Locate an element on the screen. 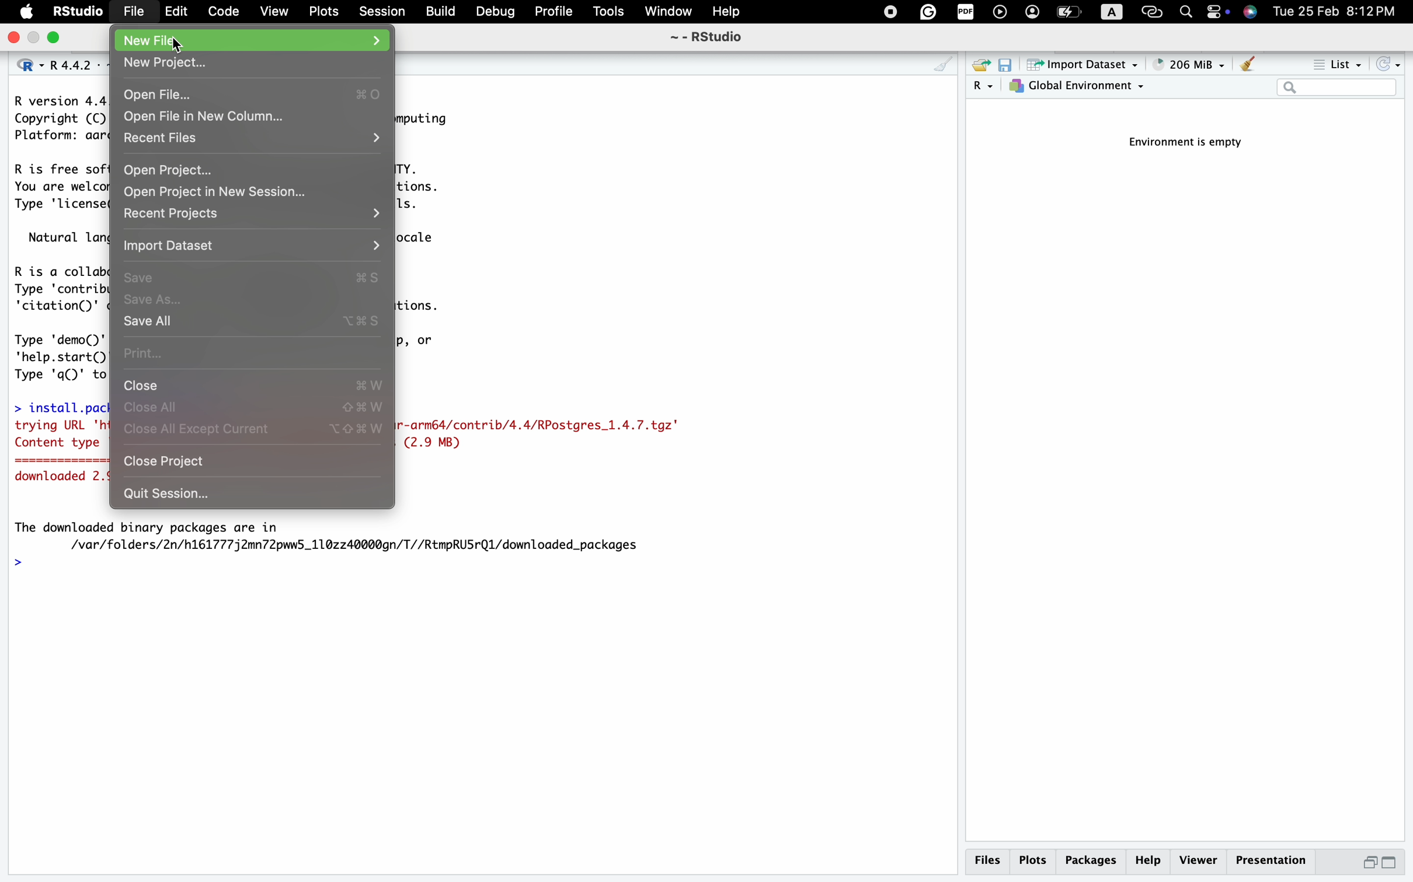  edit is located at coordinates (176, 13).